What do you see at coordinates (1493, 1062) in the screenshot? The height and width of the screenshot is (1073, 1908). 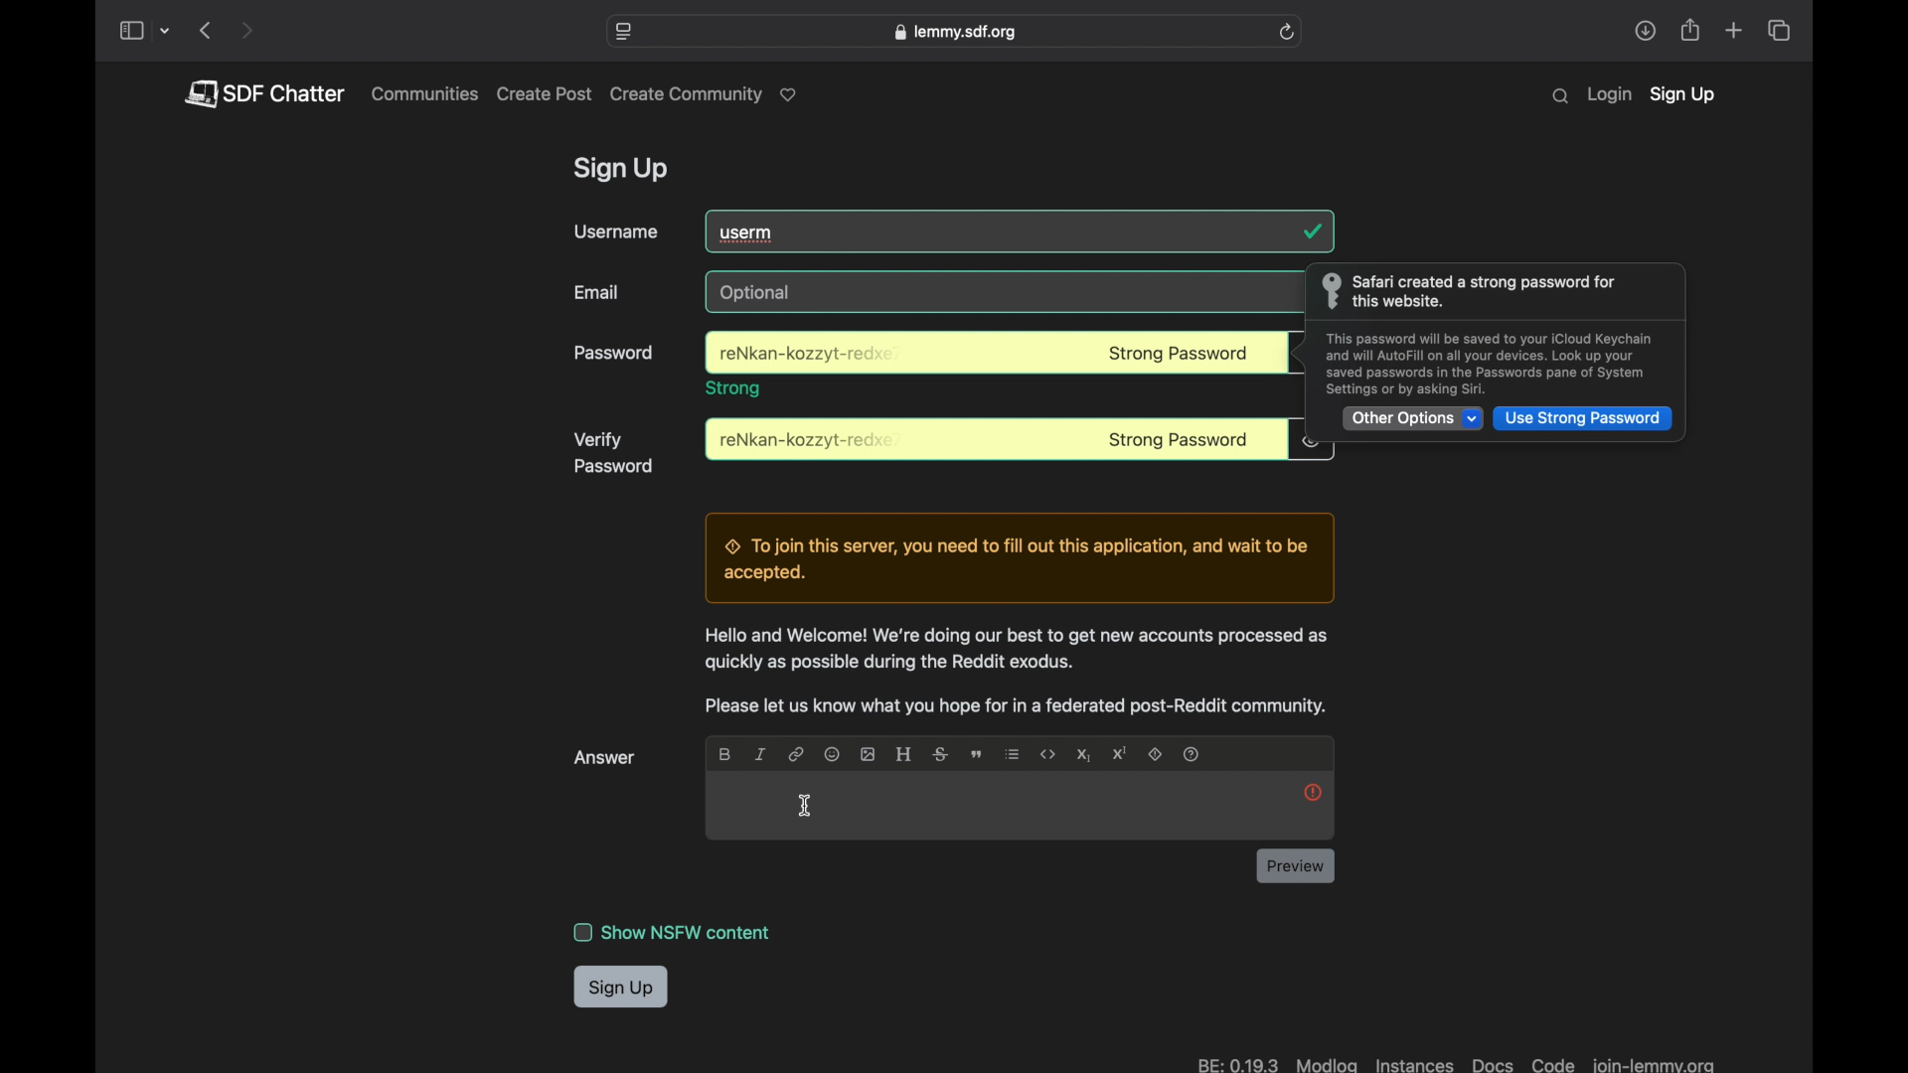 I see `docs` at bounding box center [1493, 1062].